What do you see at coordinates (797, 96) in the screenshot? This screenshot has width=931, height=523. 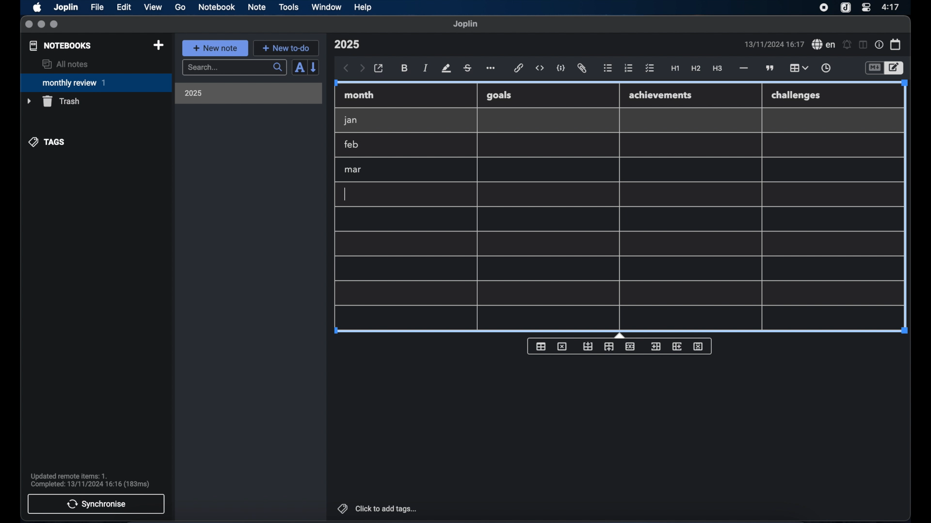 I see `challenges` at bounding box center [797, 96].